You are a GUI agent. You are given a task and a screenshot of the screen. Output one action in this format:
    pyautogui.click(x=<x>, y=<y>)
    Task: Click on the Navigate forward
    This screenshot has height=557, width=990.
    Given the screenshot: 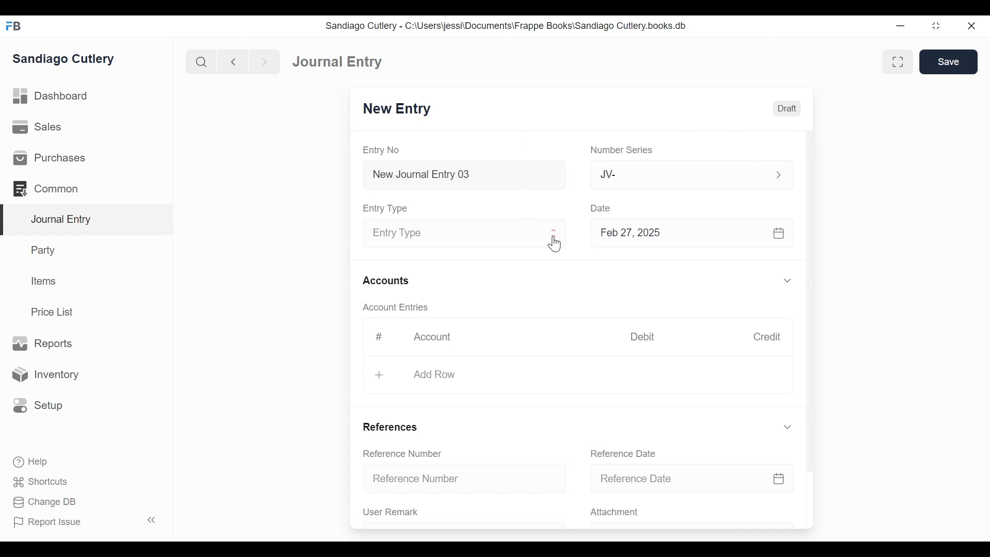 What is the action you would take?
    pyautogui.click(x=264, y=62)
    